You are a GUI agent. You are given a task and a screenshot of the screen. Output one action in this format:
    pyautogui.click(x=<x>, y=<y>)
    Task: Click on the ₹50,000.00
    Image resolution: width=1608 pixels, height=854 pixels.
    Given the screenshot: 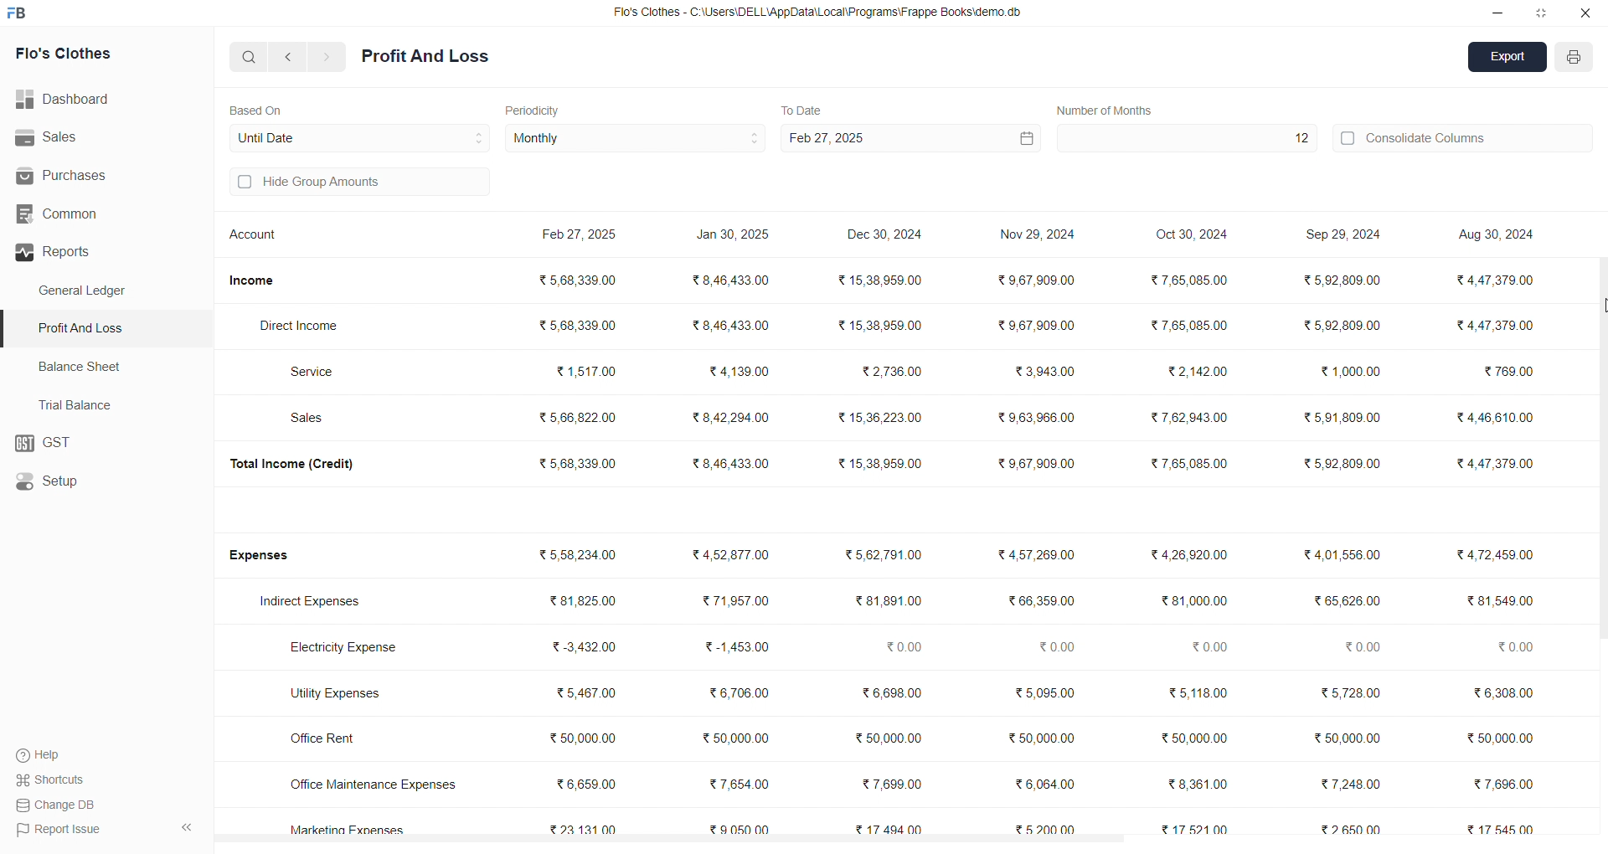 What is the action you would take?
    pyautogui.click(x=734, y=737)
    